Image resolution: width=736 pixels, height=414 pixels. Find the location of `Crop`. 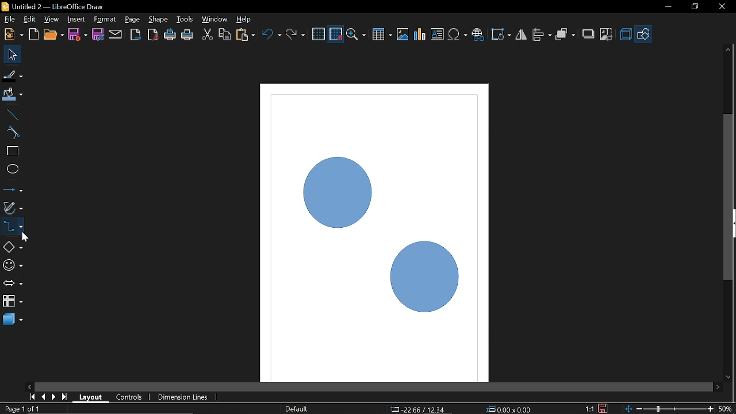

Crop is located at coordinates (605, 34).